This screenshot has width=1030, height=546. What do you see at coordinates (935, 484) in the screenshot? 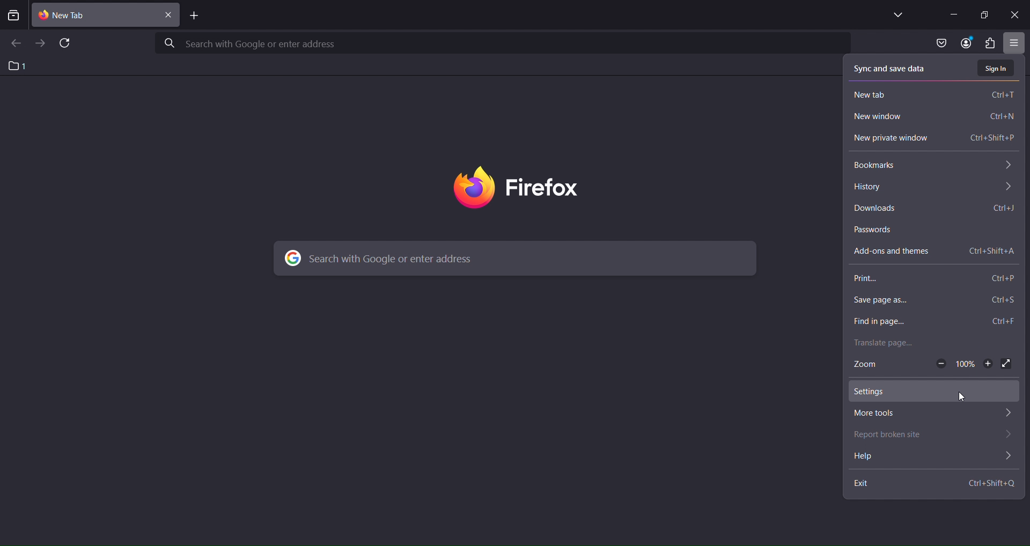
I see `exit` at bounding box center [935, 484].